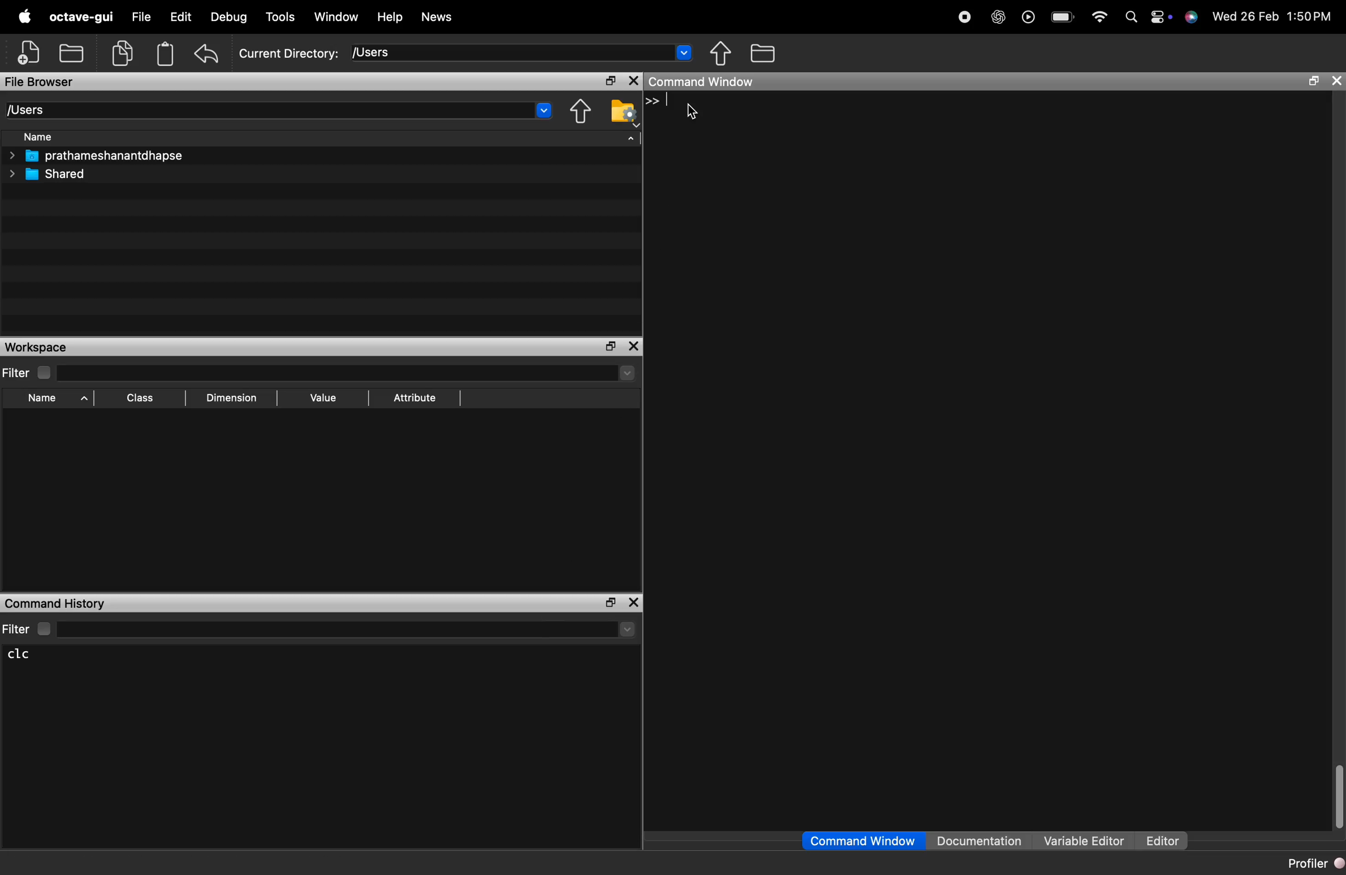 This screenshot has height=875, width=1346. What do you see at coordinates (231, 398) in the screenshot?
I see `Dimension` at bounding box center [231, 398].